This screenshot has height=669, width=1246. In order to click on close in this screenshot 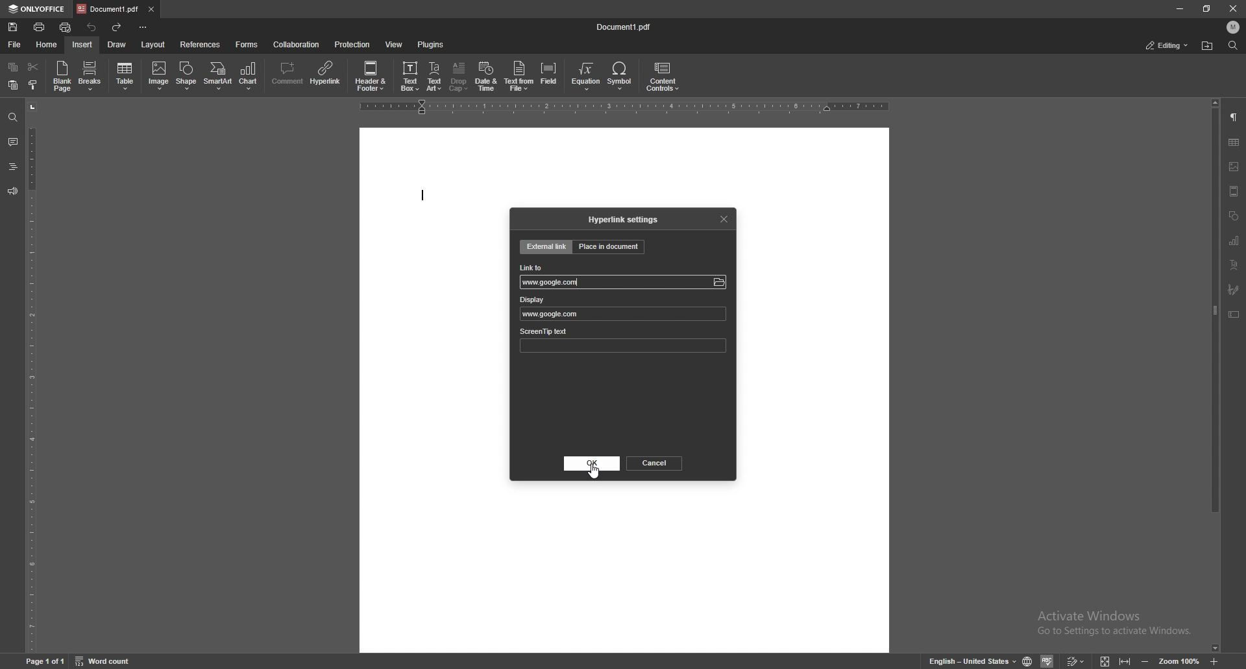, I will do `click(723, 218)`.